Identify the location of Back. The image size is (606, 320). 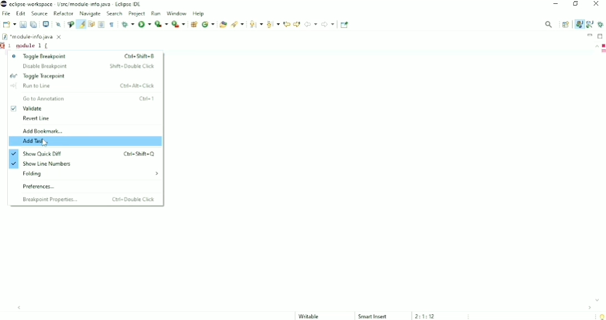
(311, 24).